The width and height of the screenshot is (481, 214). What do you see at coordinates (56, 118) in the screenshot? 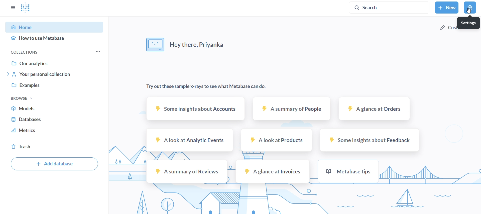
I see `database` at bounding box center [56, 118].